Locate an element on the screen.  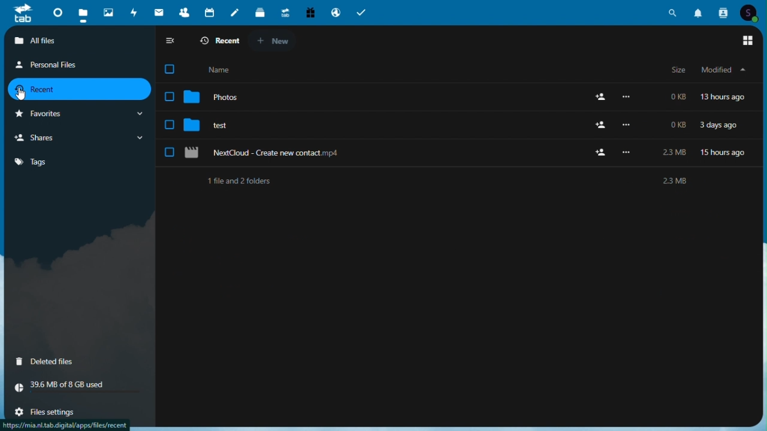
contacts is located at coordinates (181, 10).